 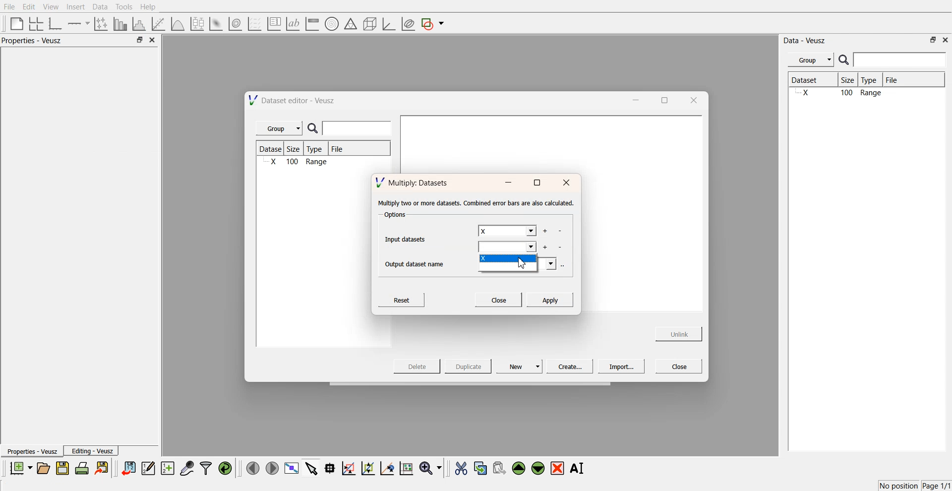 I want to click on close, so click(x=946, y=39).